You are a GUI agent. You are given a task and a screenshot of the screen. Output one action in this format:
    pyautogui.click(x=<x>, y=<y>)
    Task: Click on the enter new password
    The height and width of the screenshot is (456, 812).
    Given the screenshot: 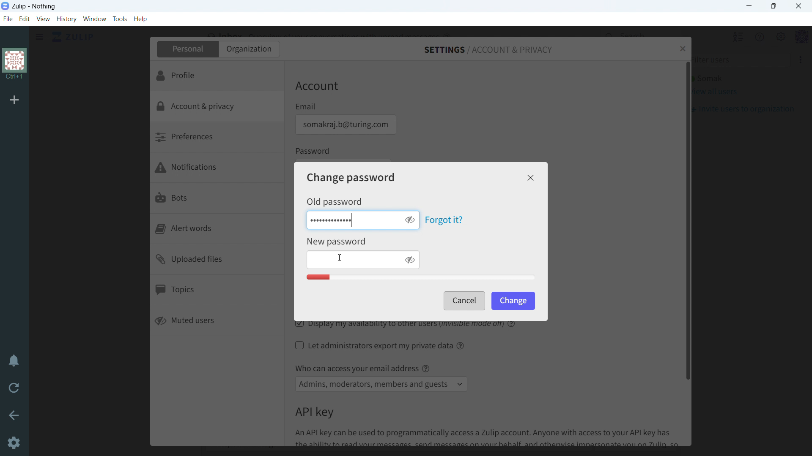 What is the action you would take?
    pyautogui.click(x=352, y=260)
    